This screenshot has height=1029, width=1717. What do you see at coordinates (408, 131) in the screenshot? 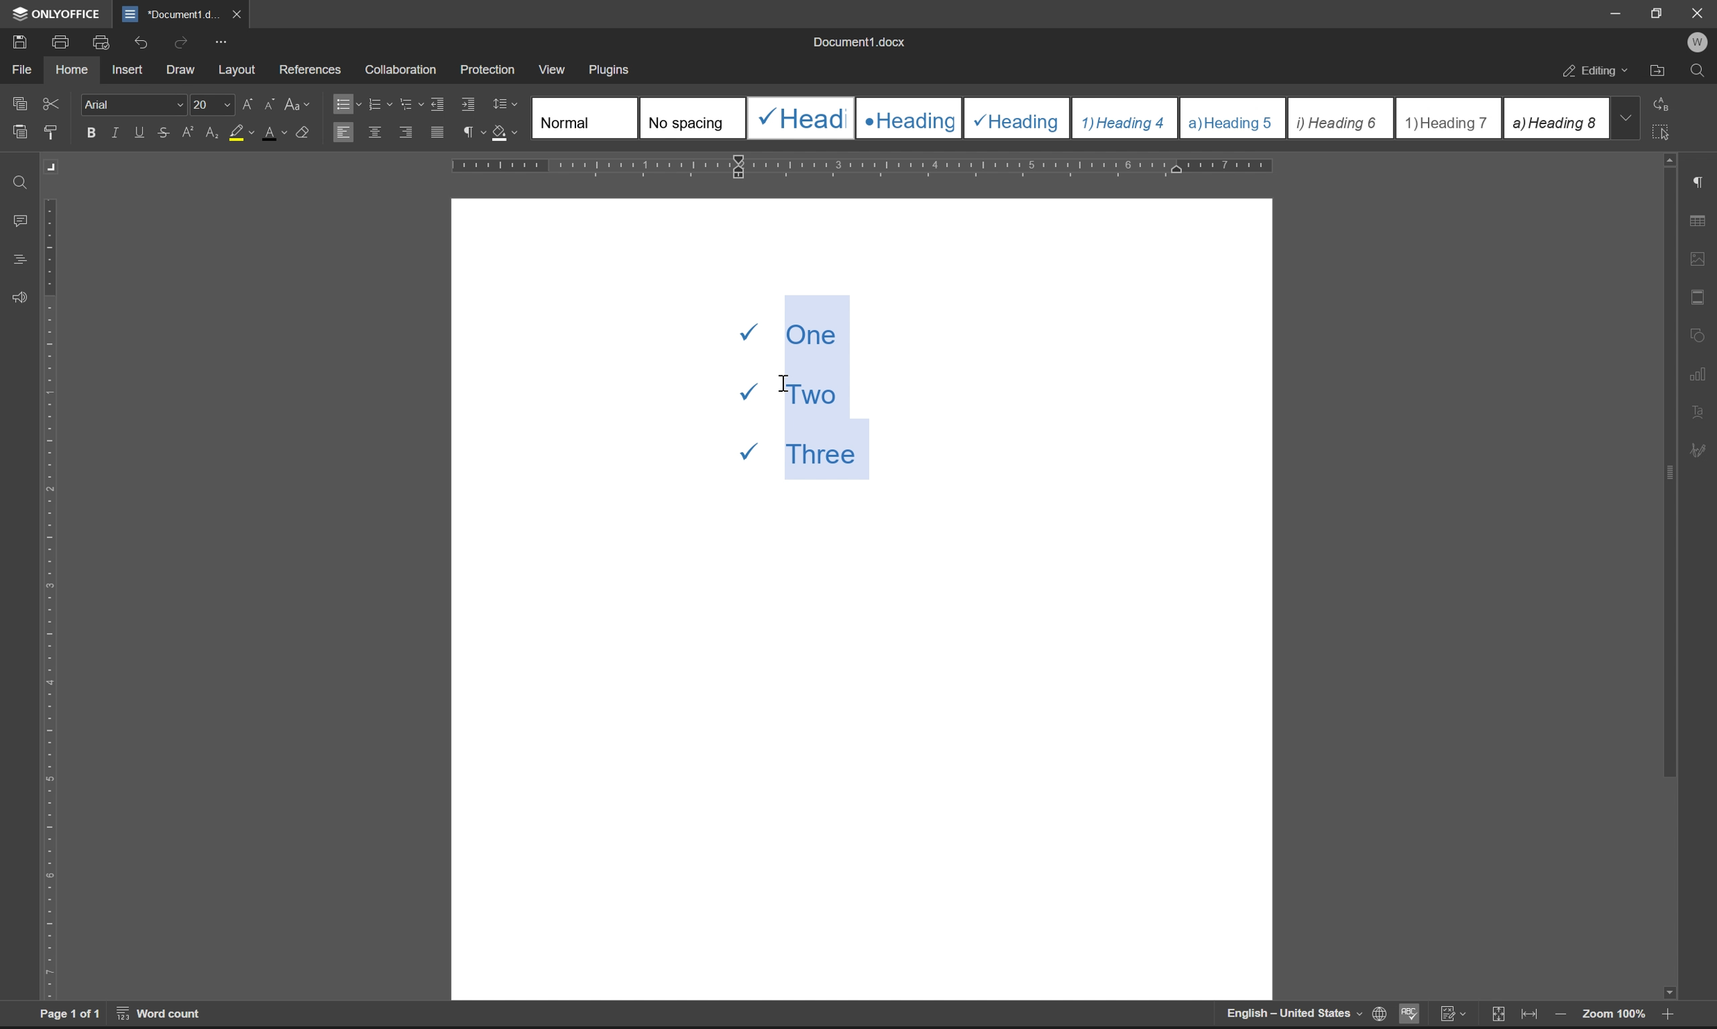
I see `align right` at bounding box center [408, 131].